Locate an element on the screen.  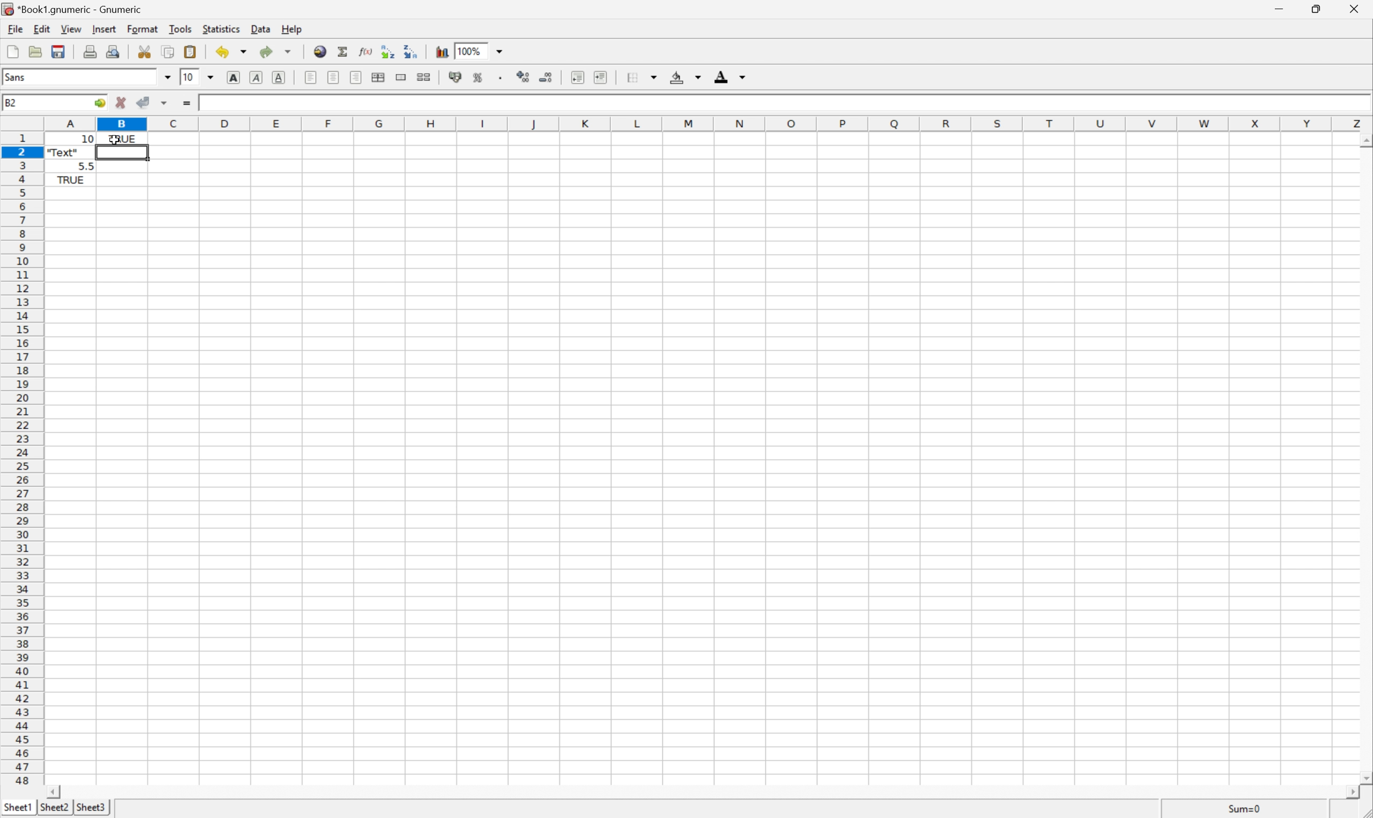
Format selection as percentage is located at coordinates (477, 77).